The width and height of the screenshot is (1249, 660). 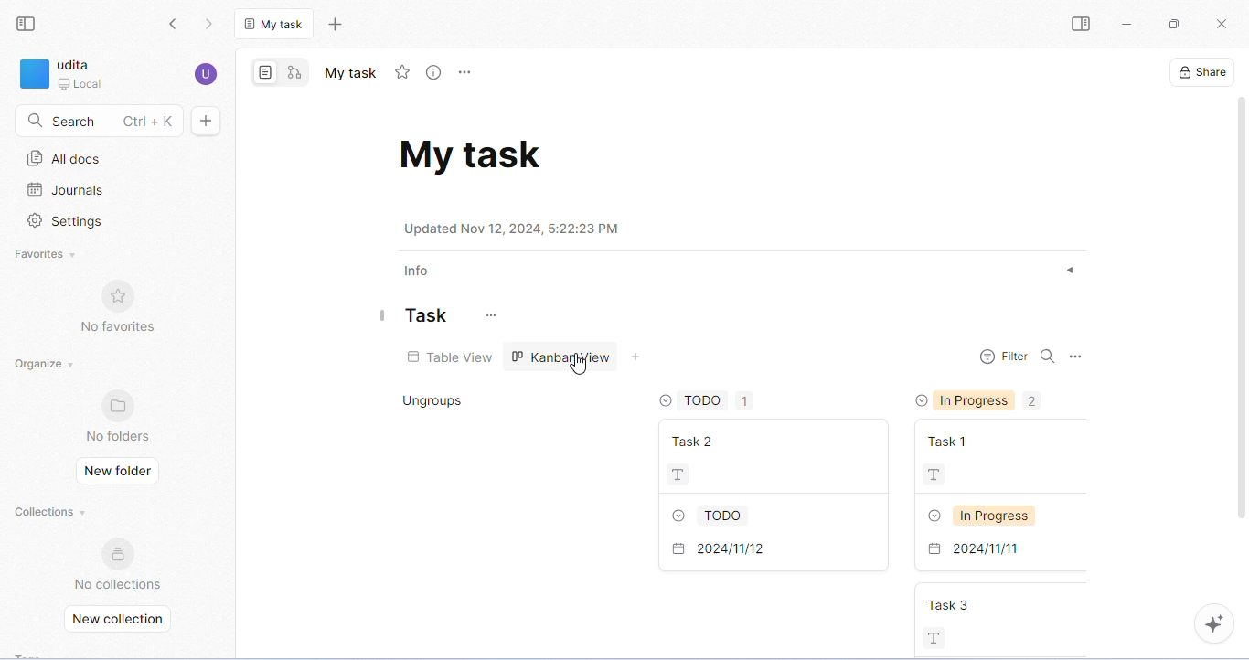 I want to click on favorite, so click(x=404, y=72).